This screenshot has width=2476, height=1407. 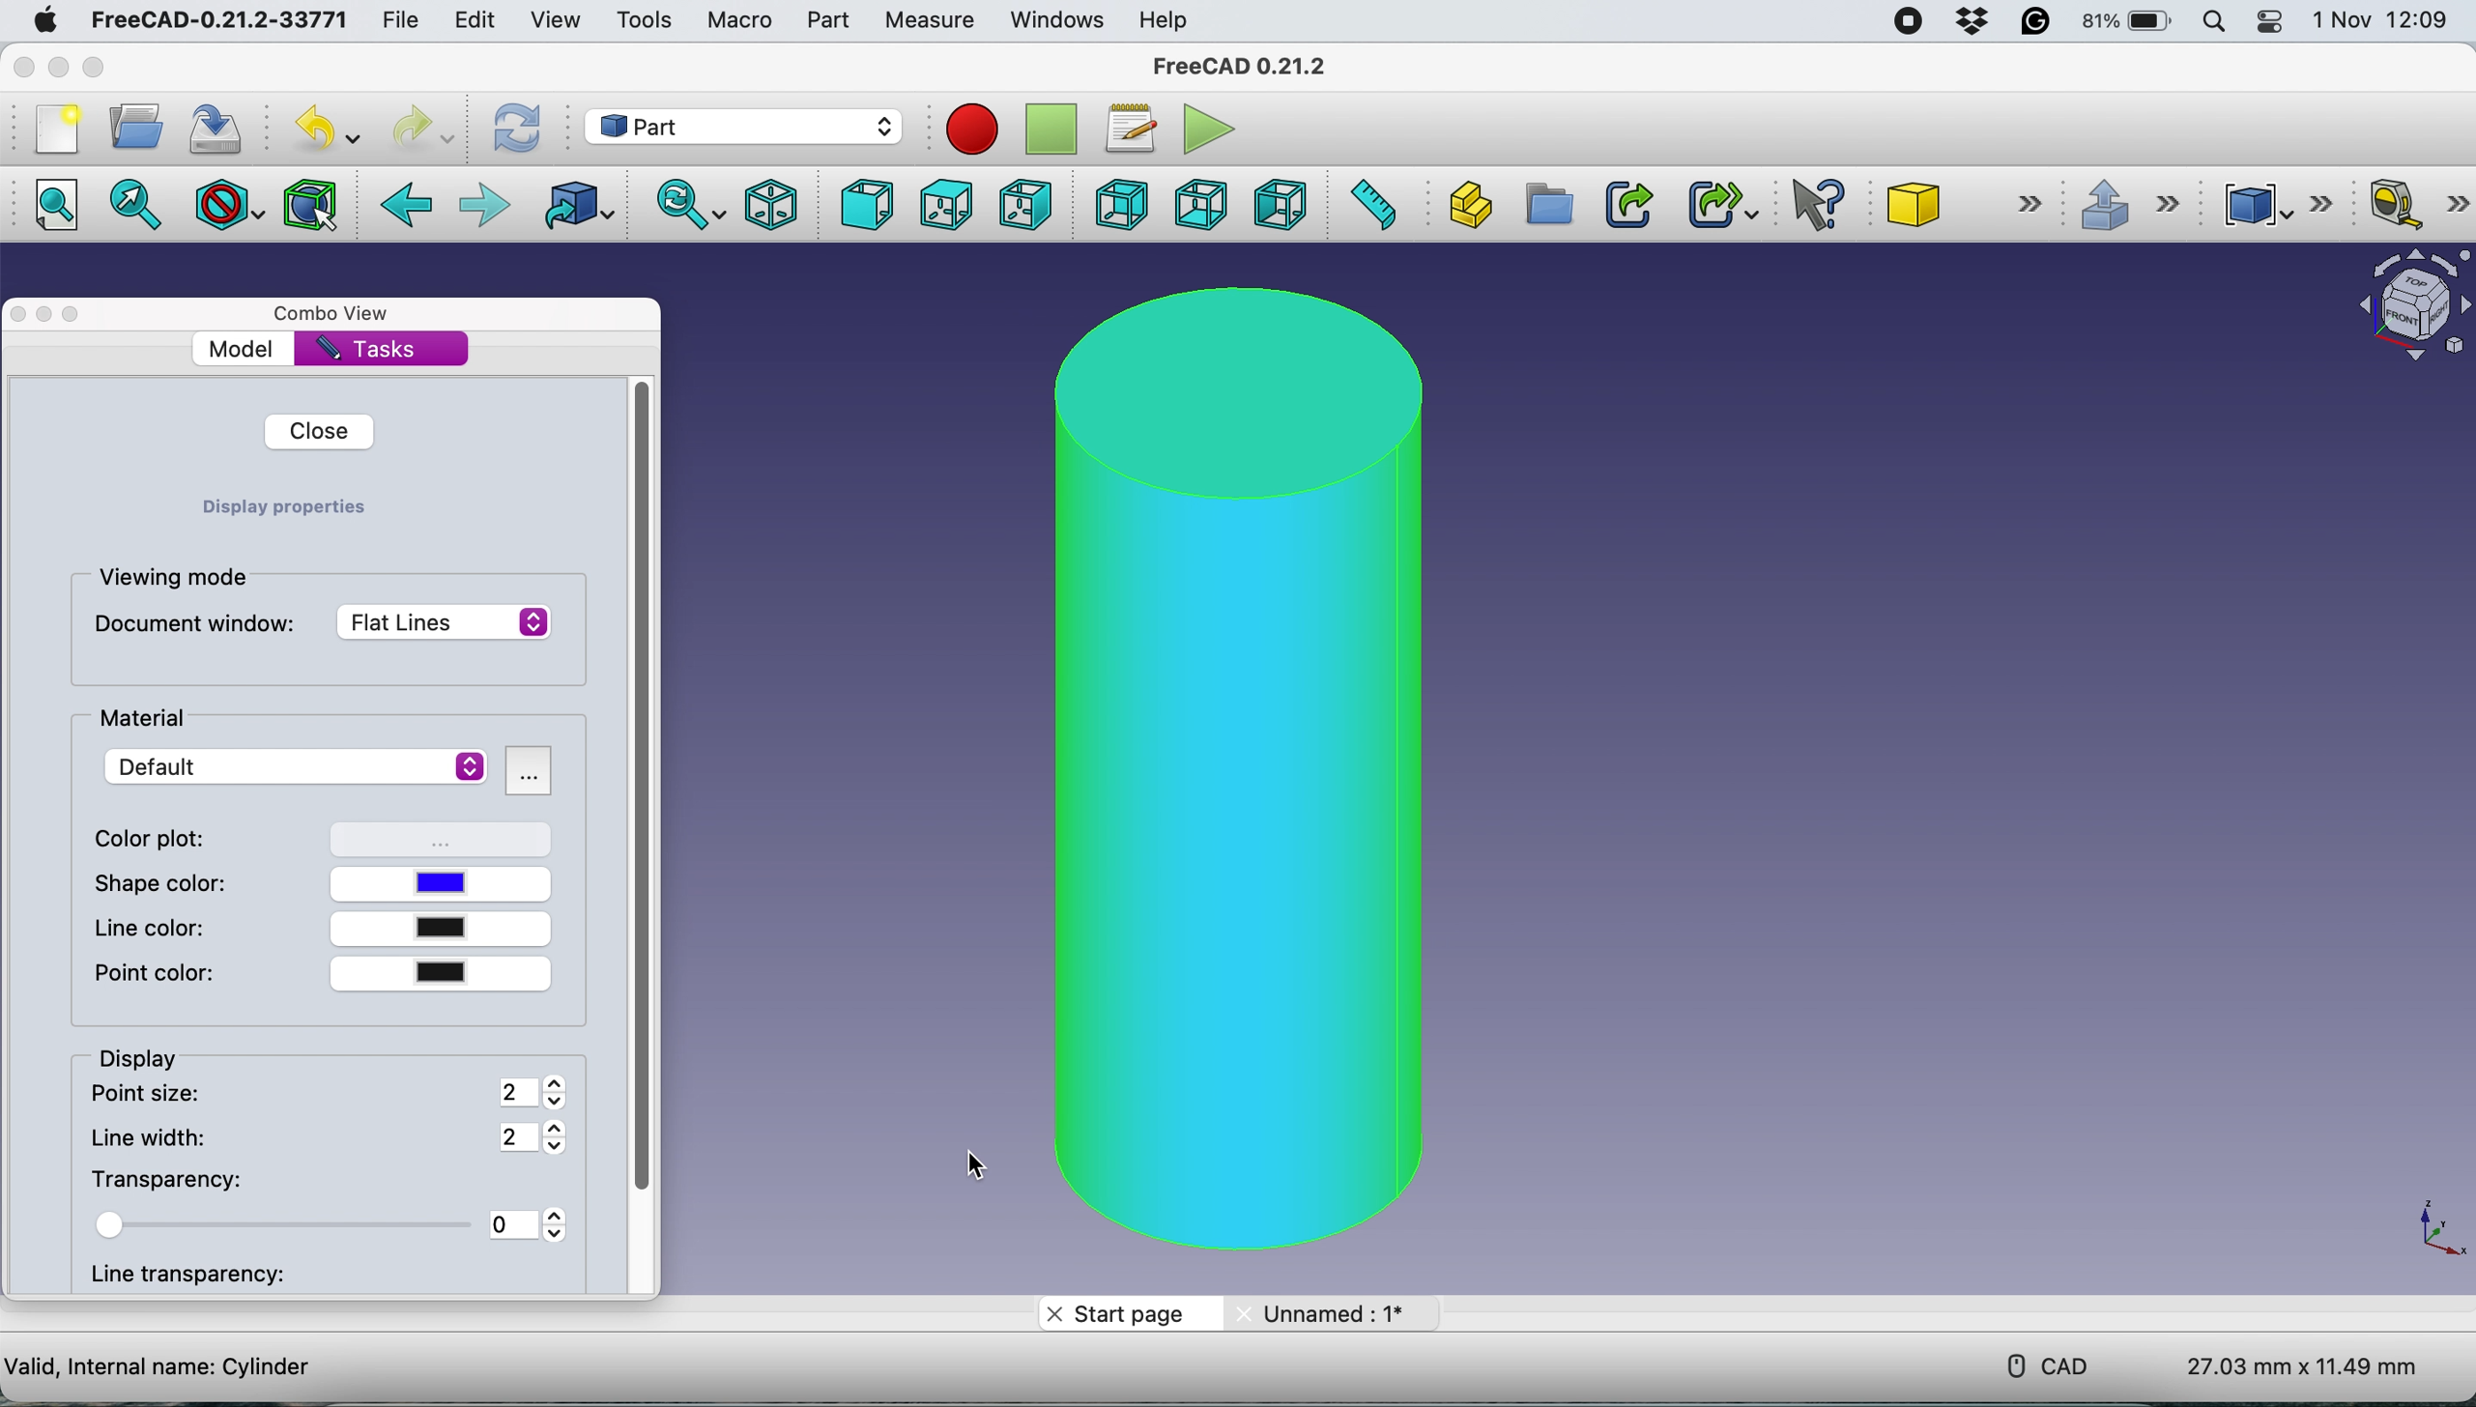 What do you see at coordinates (228, 208) in the screenshot?
I see `draw style` at bounding box center [228, 208].